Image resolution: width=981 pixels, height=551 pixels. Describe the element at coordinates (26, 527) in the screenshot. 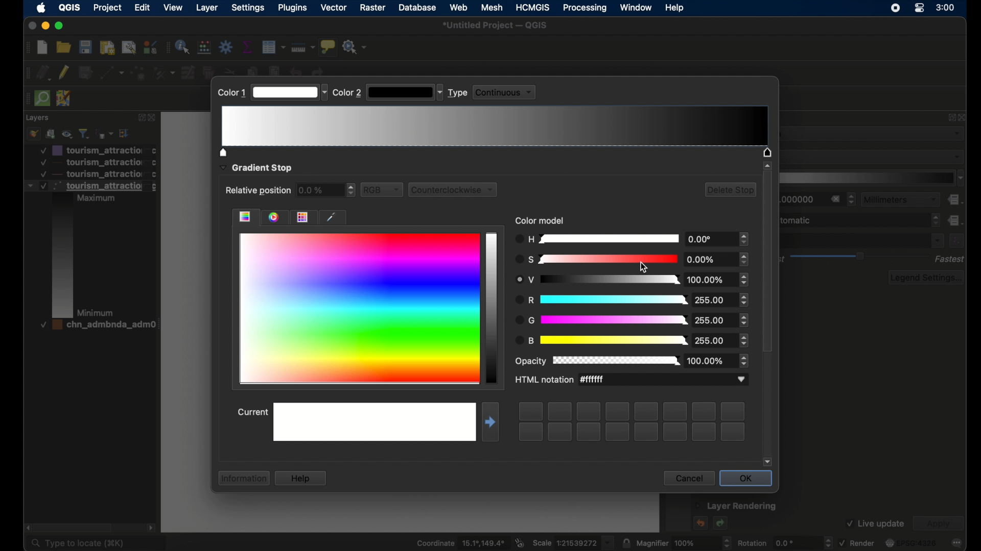

I see `scroll right arrow` at that location.